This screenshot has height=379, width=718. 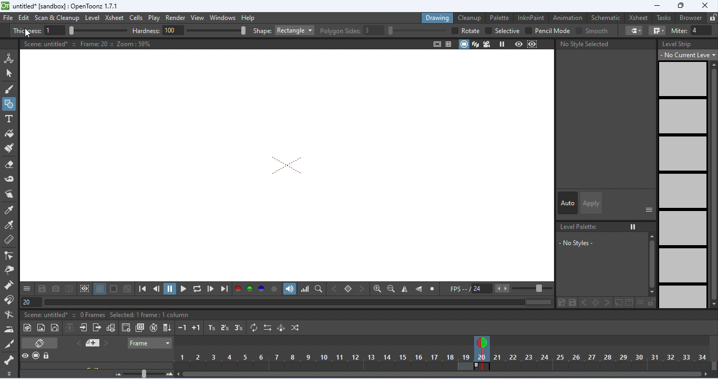 What do you see at coordinates (436, 45) in the screenshot?
I see `safe area ` at bounding box center [436, 45].